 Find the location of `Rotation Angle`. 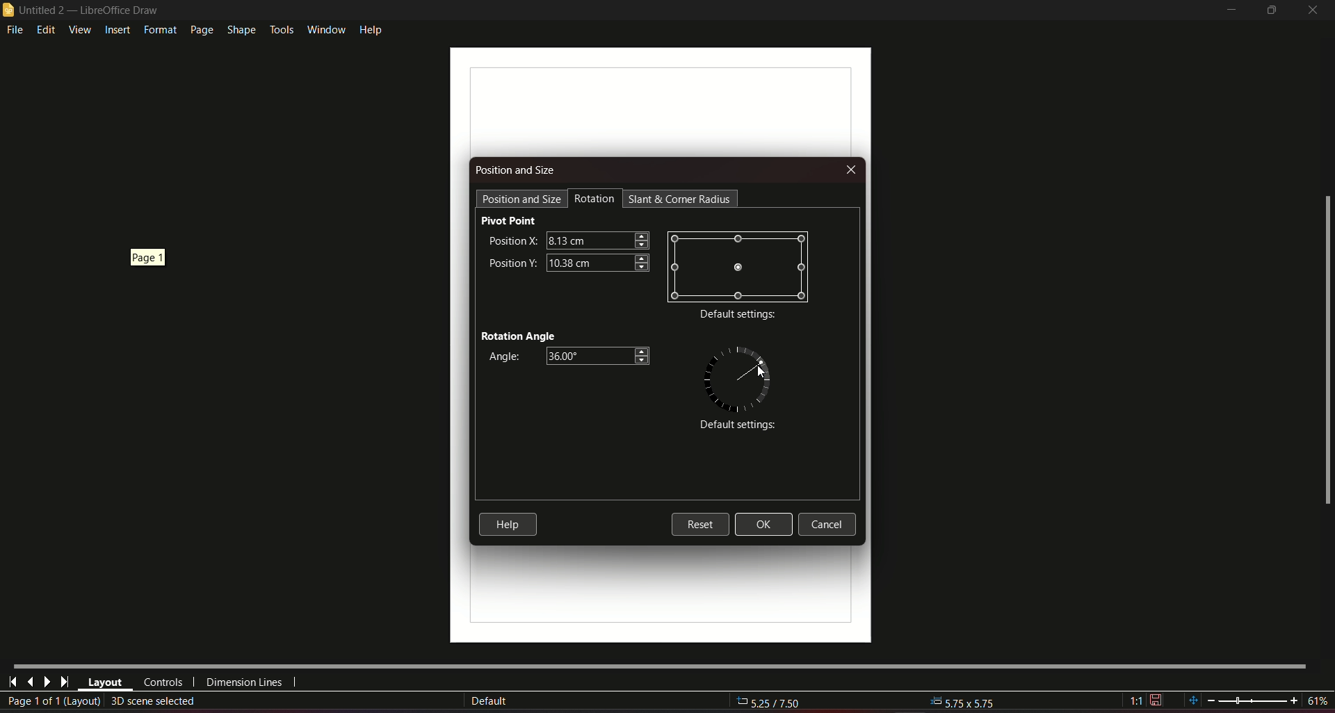

Rotation Angle is located at coordinates (519, 334).